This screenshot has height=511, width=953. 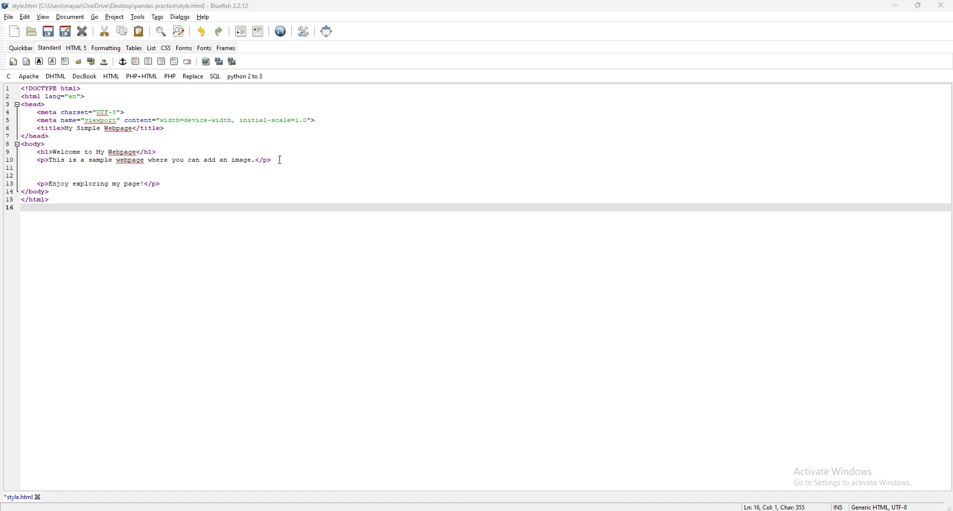 I want to click on paste, so click(x=138, y=31).